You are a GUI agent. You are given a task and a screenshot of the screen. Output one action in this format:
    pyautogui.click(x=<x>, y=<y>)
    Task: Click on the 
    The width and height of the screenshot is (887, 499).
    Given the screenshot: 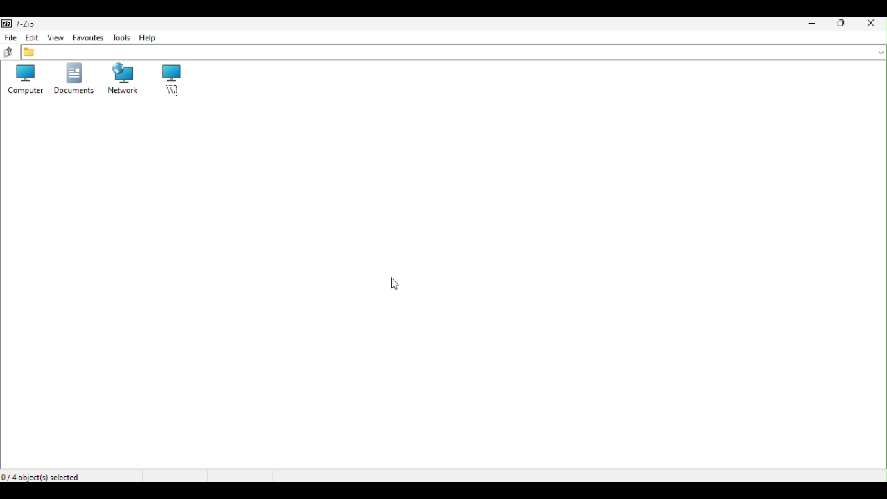 What is the action you would take?
    pyautogui.click(x=150, y=38)
    